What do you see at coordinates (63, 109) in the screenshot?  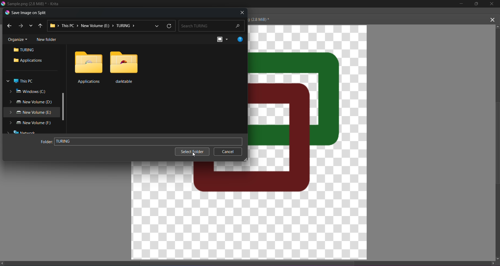 I see `Scrollbar` at bounding box center [63, 109].